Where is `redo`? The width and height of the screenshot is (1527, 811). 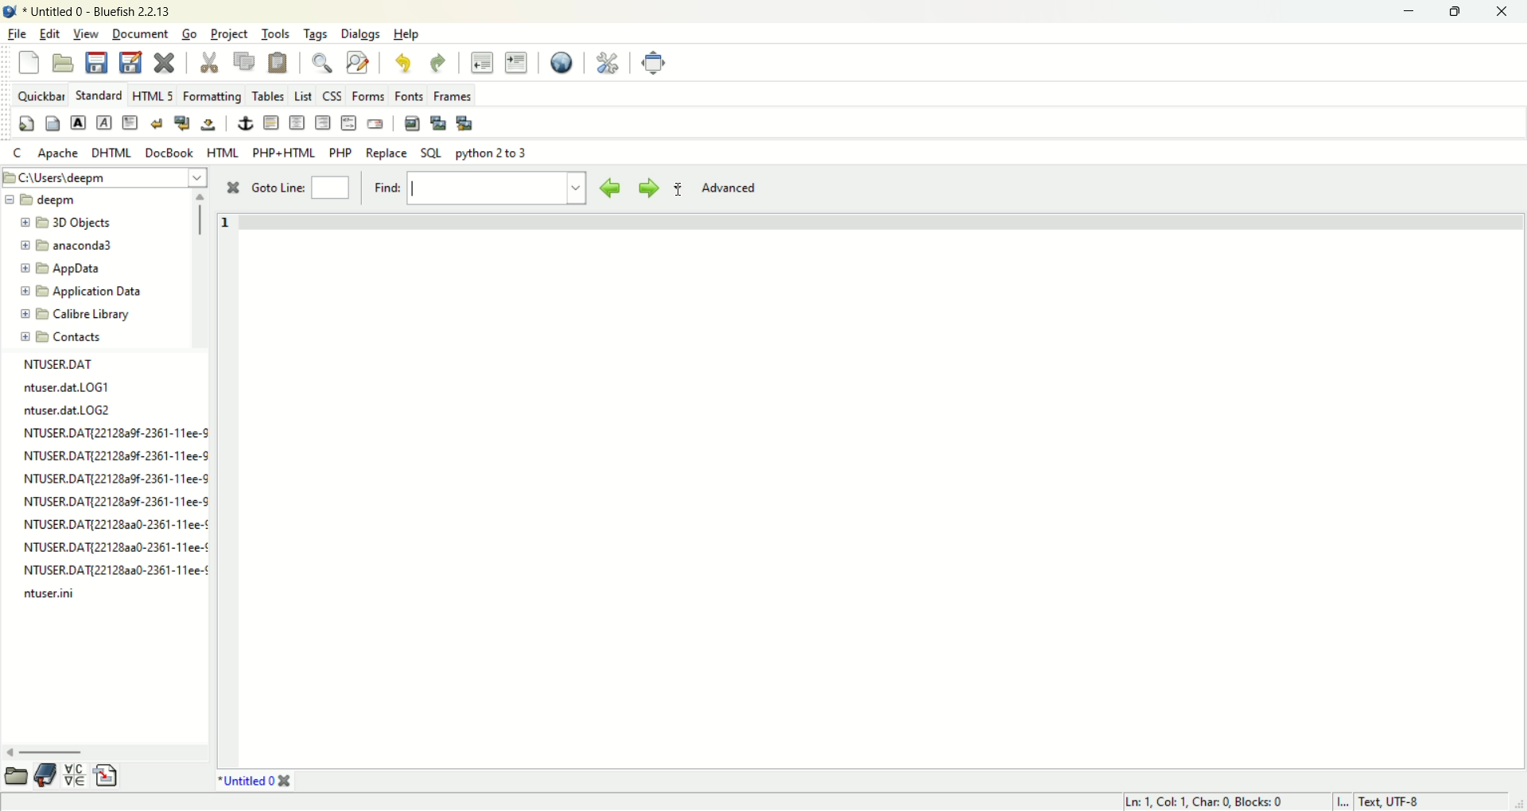
redo is located at coordinates (438, 64).